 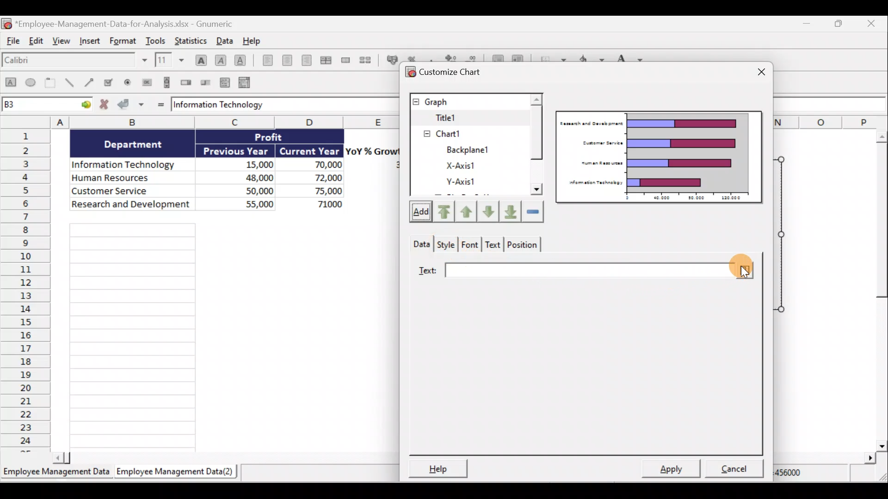 I want to click on Create a combo box, so click(x=246, y=82).